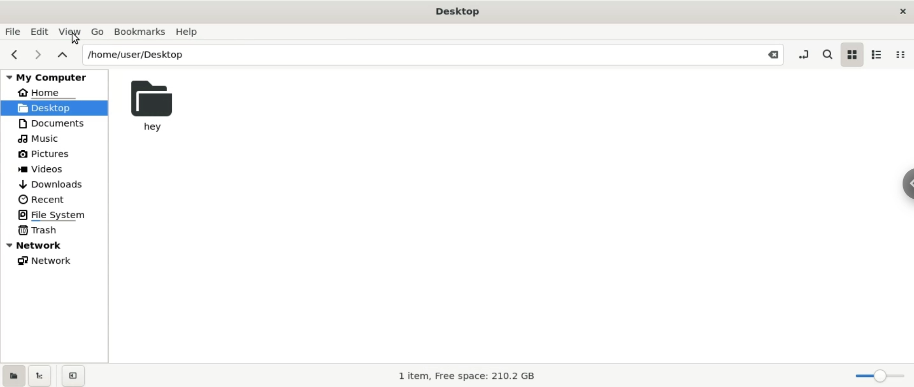 The image size is (914, 387). I want to click on Music, so click(41, 138).